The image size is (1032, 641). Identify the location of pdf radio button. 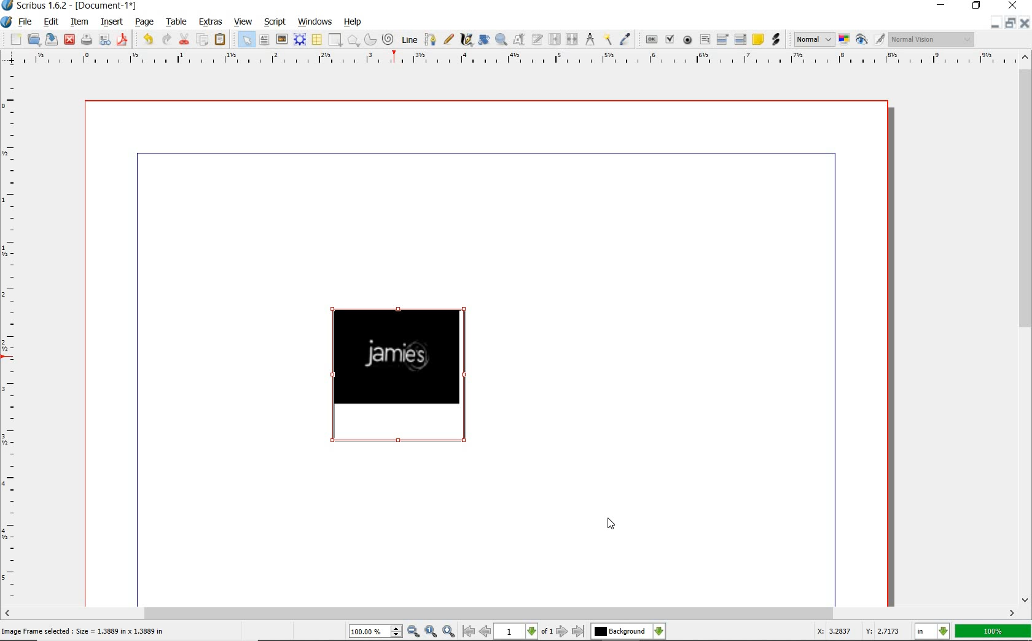
(689, 40).